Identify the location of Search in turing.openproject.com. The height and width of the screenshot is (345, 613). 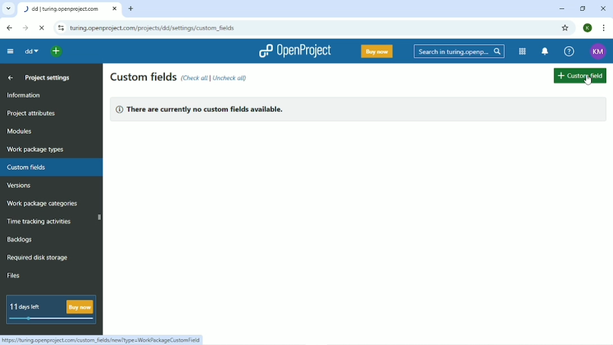
(458, 51).